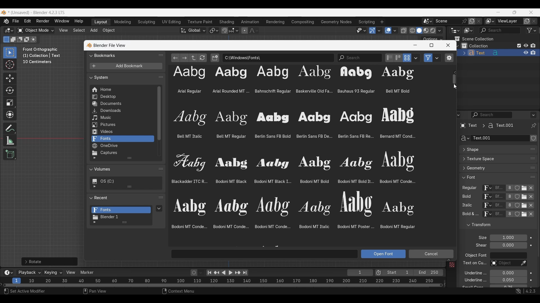 This screenshot has height=303, width=540. I want to click on Display settings, so click(416, 58).